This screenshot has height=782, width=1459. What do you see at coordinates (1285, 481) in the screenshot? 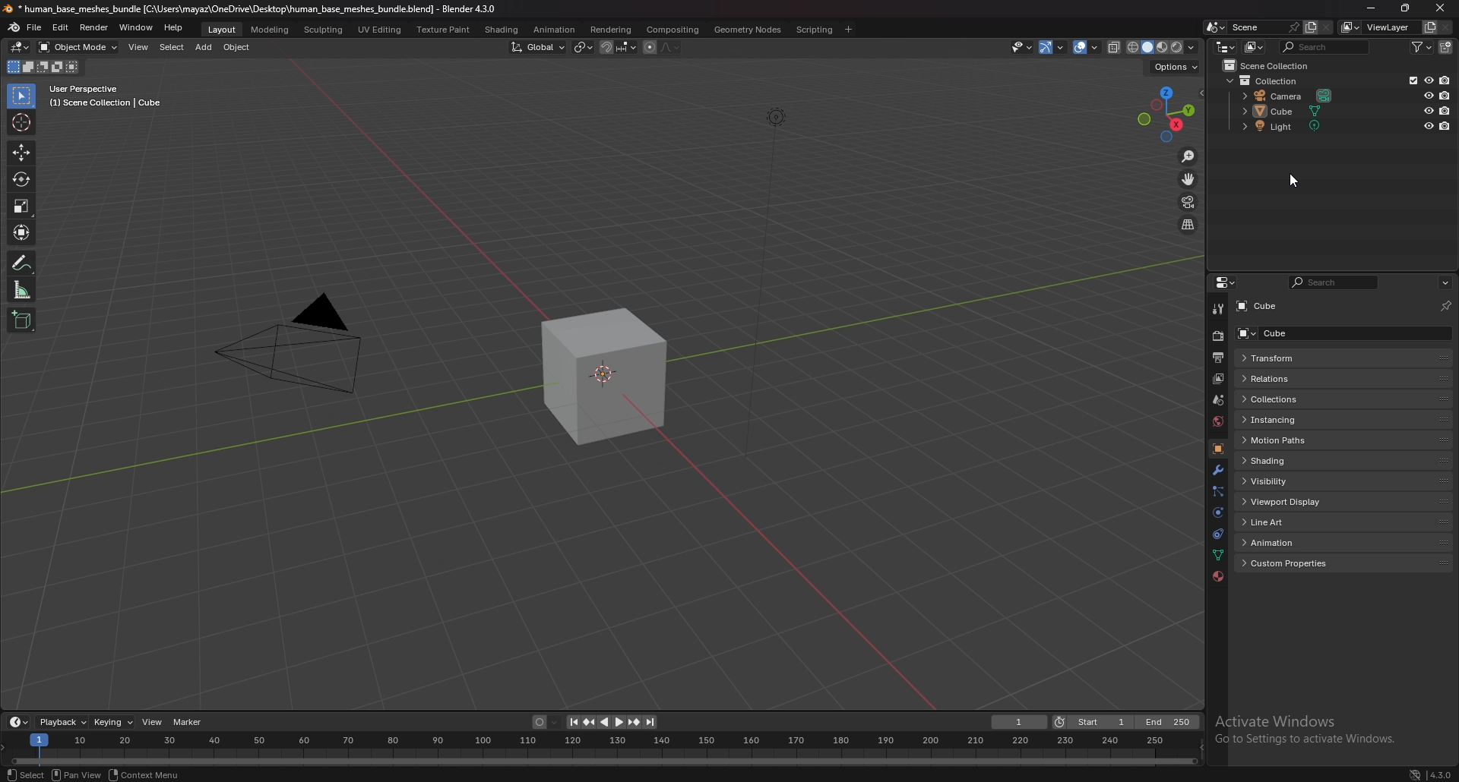
I see `visibility` at bounding box center [1285, 481].